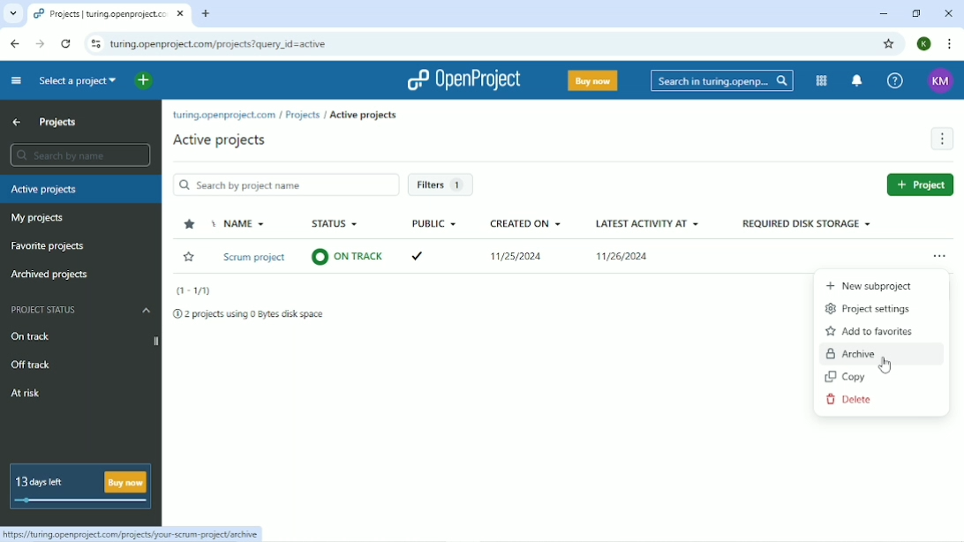 Image resolution: width=964 pixels, height=542 pixels. I want to click on My projects, so click(37, 219).